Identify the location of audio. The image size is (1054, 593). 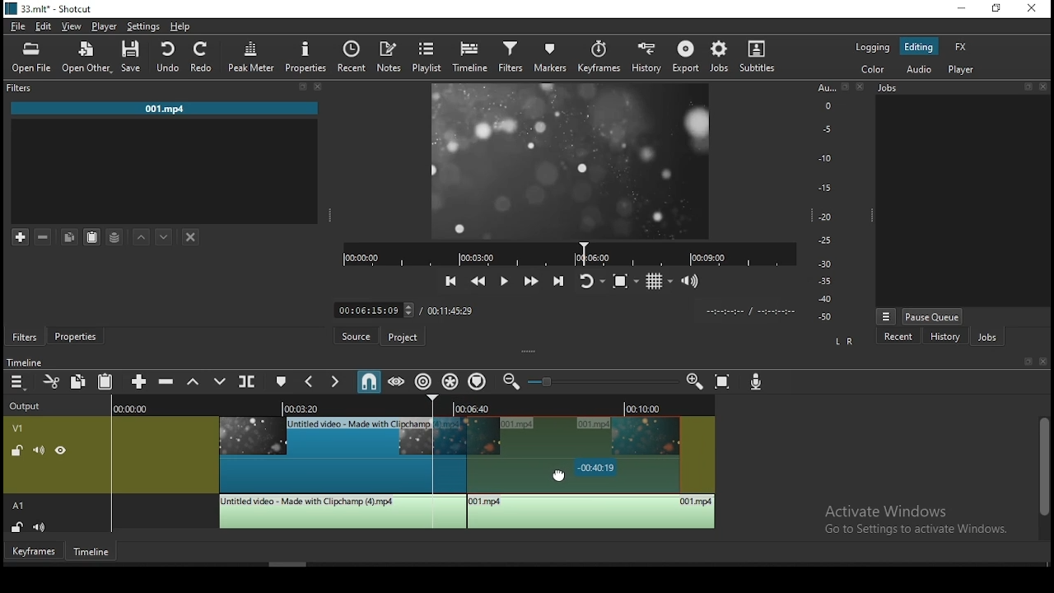
(918, 71).